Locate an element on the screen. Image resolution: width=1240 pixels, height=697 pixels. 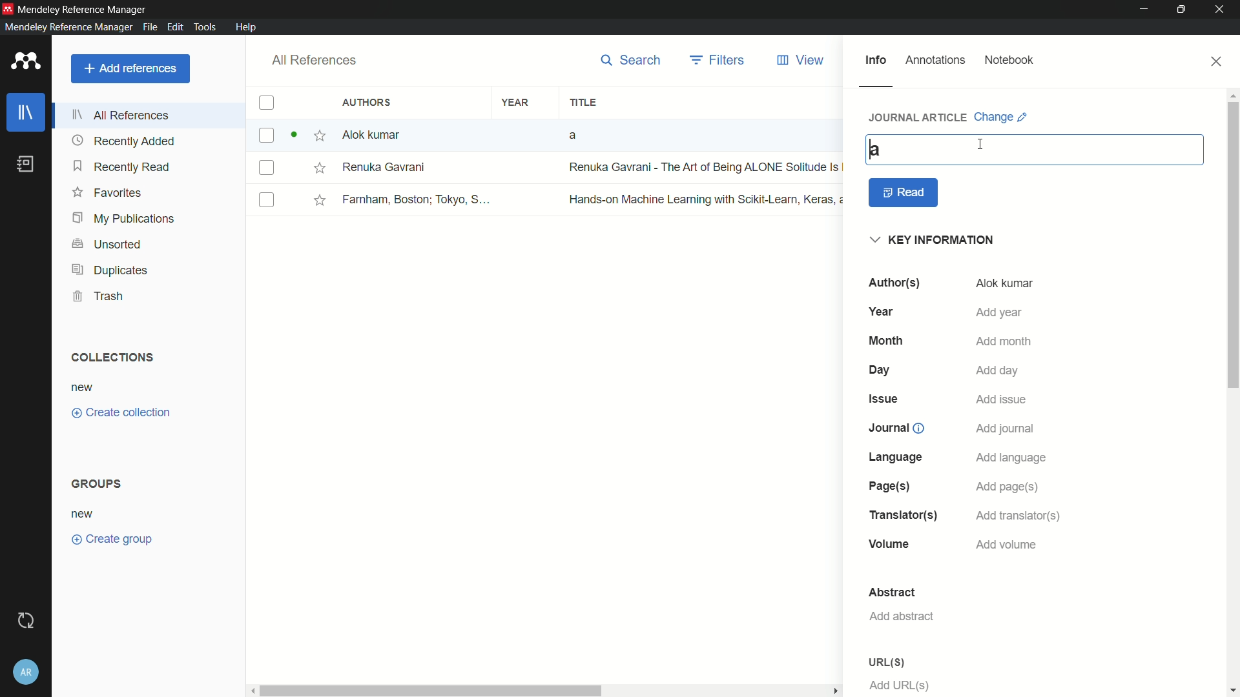
journal article is located at coordinates (919, 117).